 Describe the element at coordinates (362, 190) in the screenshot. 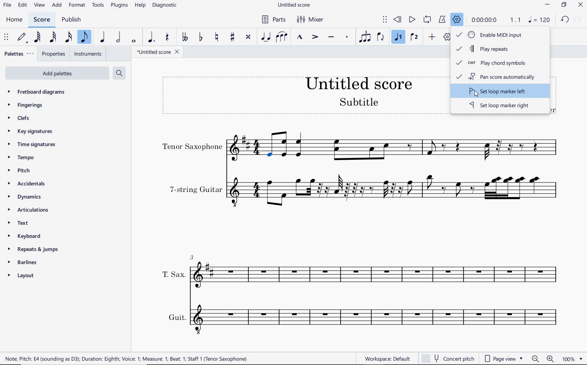

I see `INSTRUMENT: 7-STRING GUITAR` at that location.